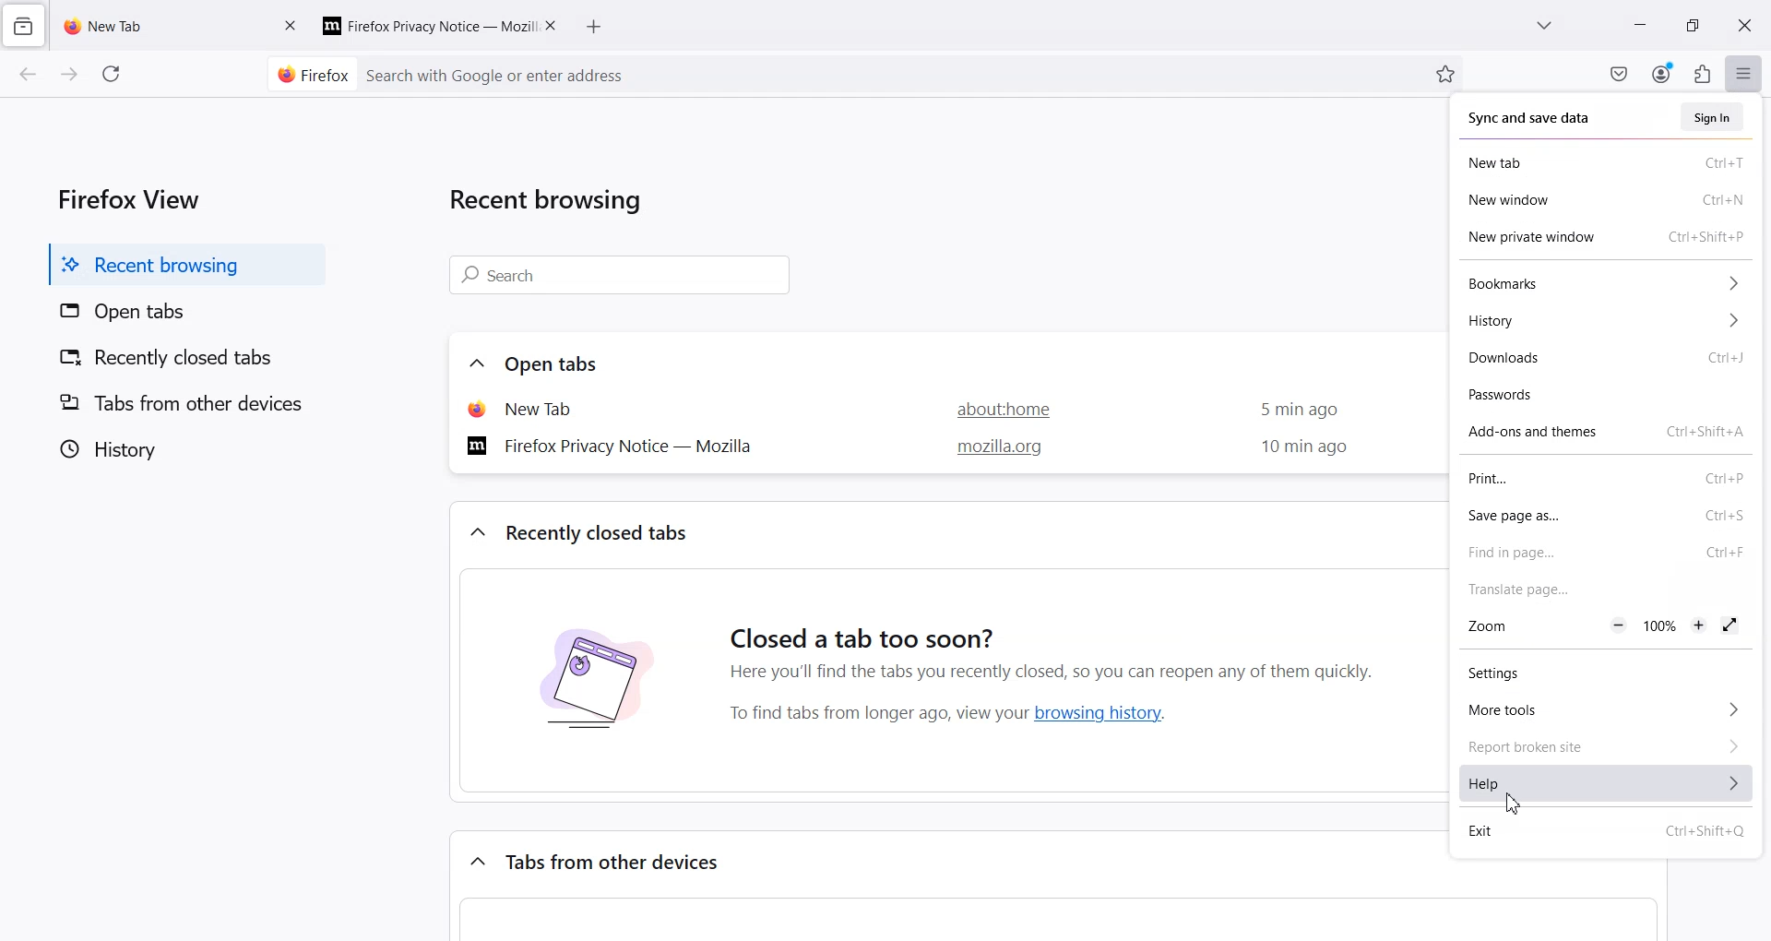 Image resolution: width=1771 pixels, height=941 pixels. Describe the element at coordinates (306, 74) in the screenshot. I see `firefox Logo ` at that location.